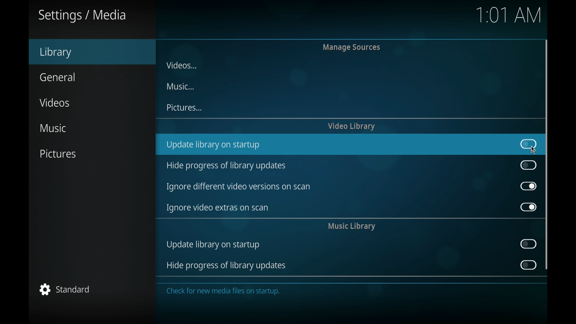 This screenshot has width=576, height=324. Describe the element at coordinates (181, 65) in the screenshot. I see `videos` at that location.